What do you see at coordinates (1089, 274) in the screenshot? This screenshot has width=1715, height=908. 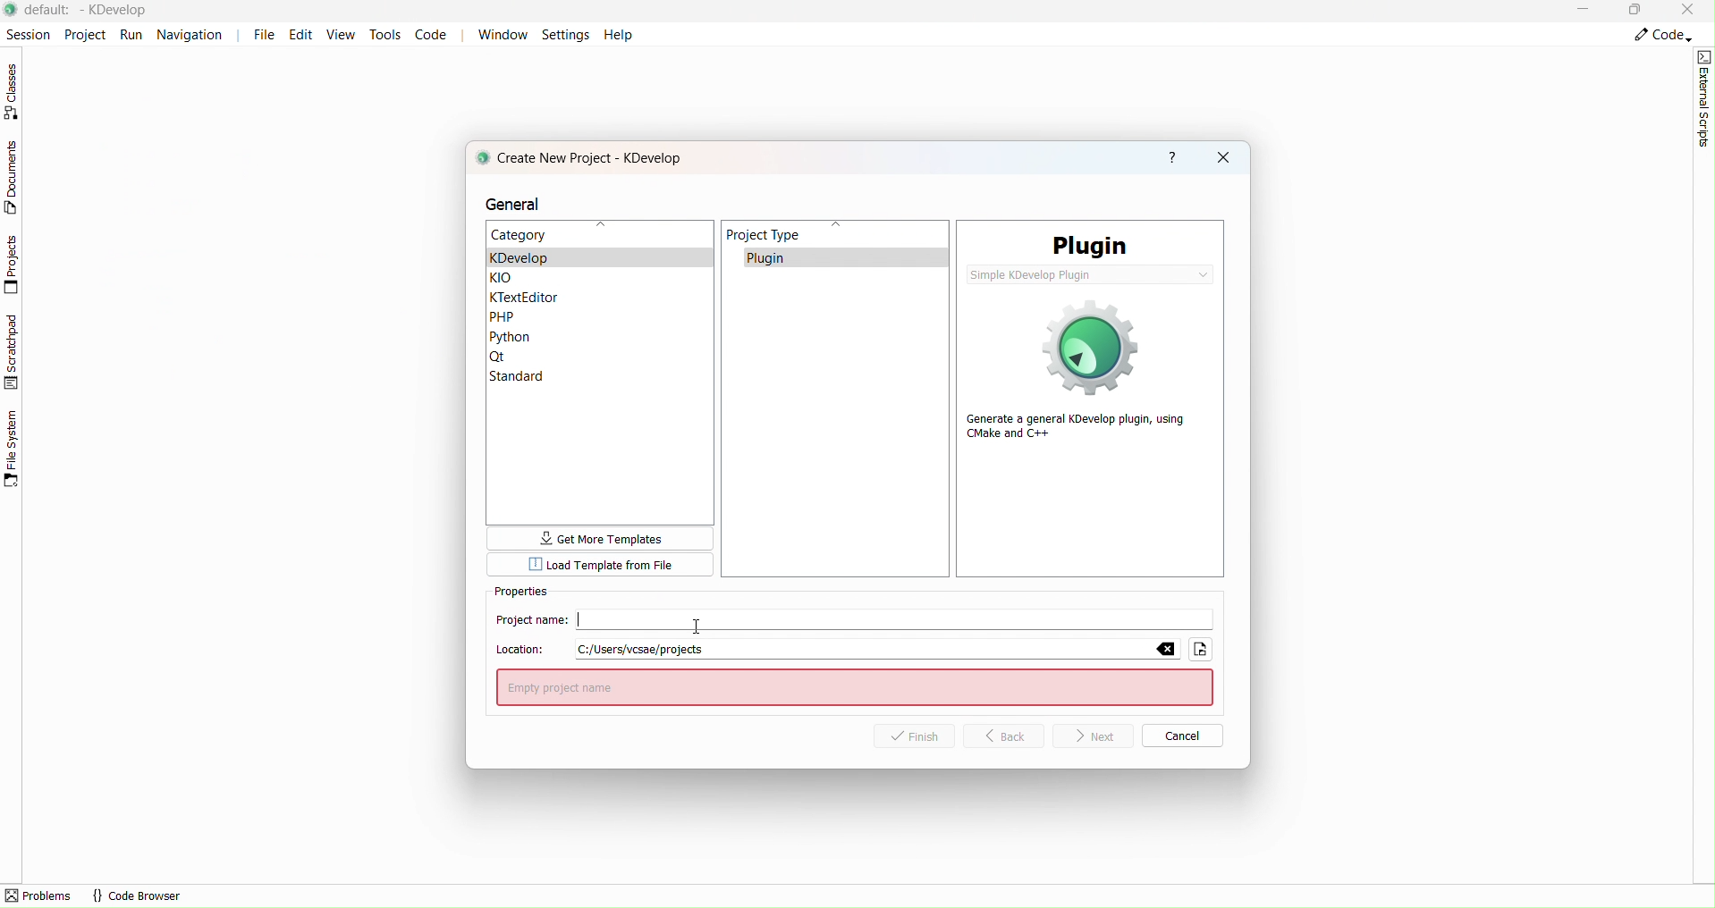 I see `simple KDevelop plugin` at bounding box center [1089, 274].